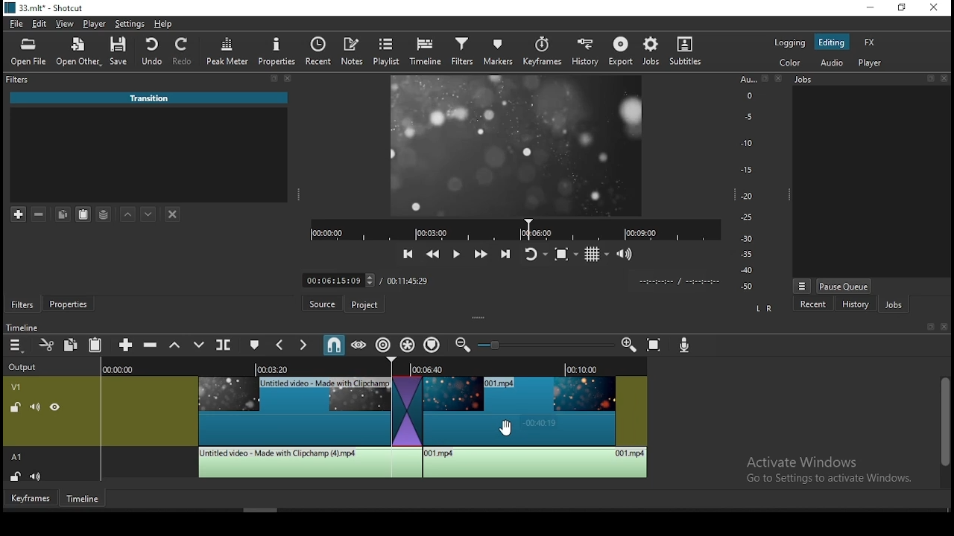 The height and width of the screenshot is (536, 954). What do you see at coordinates (870, 43) in the screenshot?
I see `fx` at bounding box center [870, 43].